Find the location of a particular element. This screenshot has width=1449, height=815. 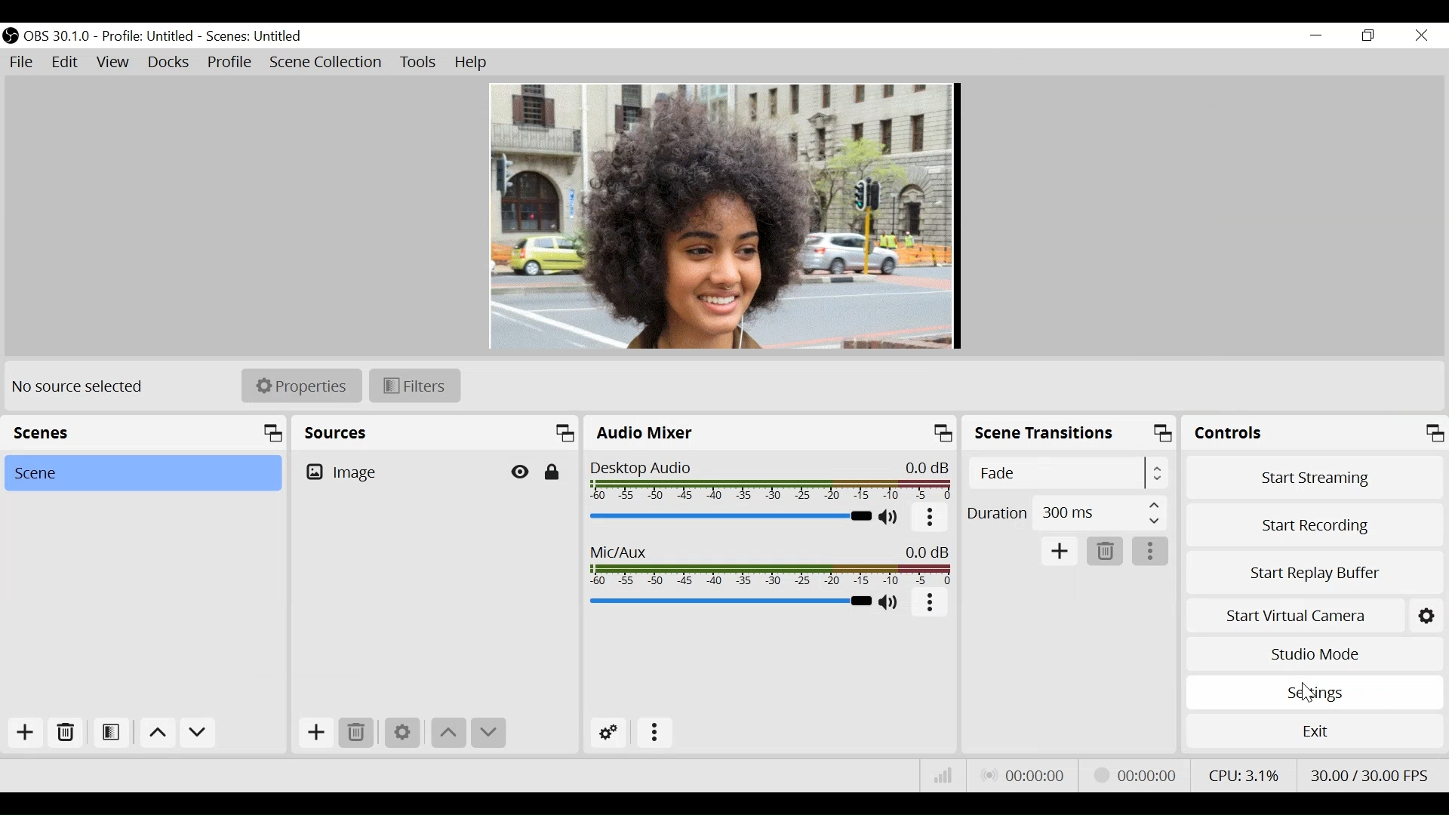

OBS Version is located at coordinates (60, 37).